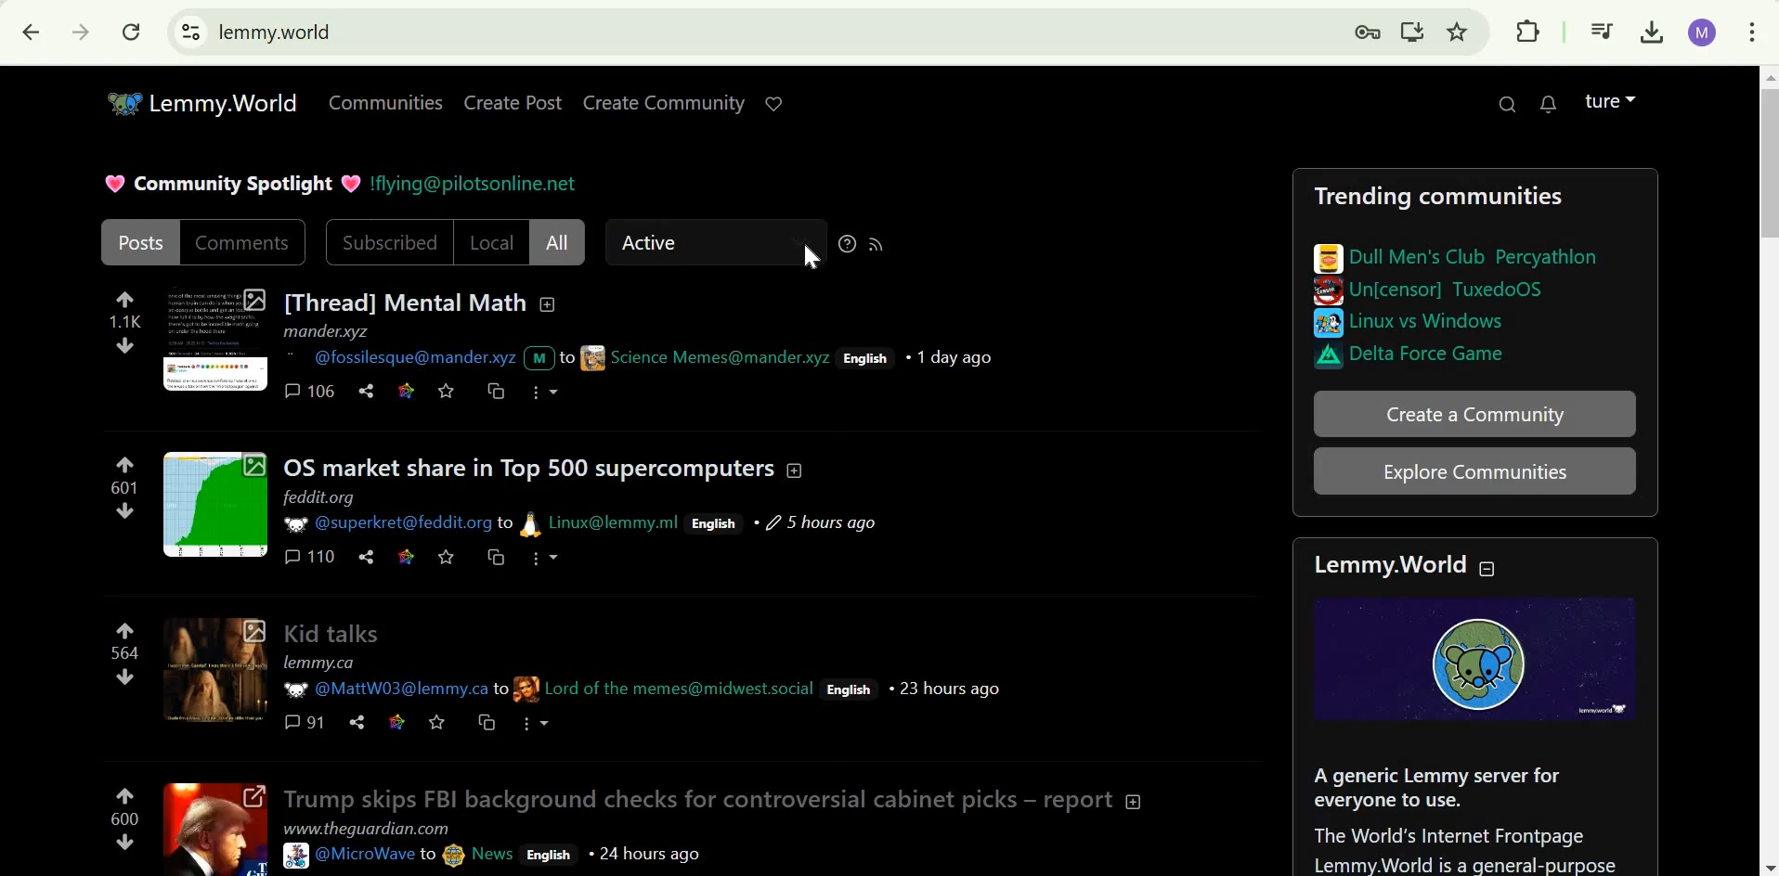 The height and width of the screenshot is (876, 1779). What do you see at coordinates (190, 31) in the screenshot?
I see `View site information` at bounding box center [190, 31].